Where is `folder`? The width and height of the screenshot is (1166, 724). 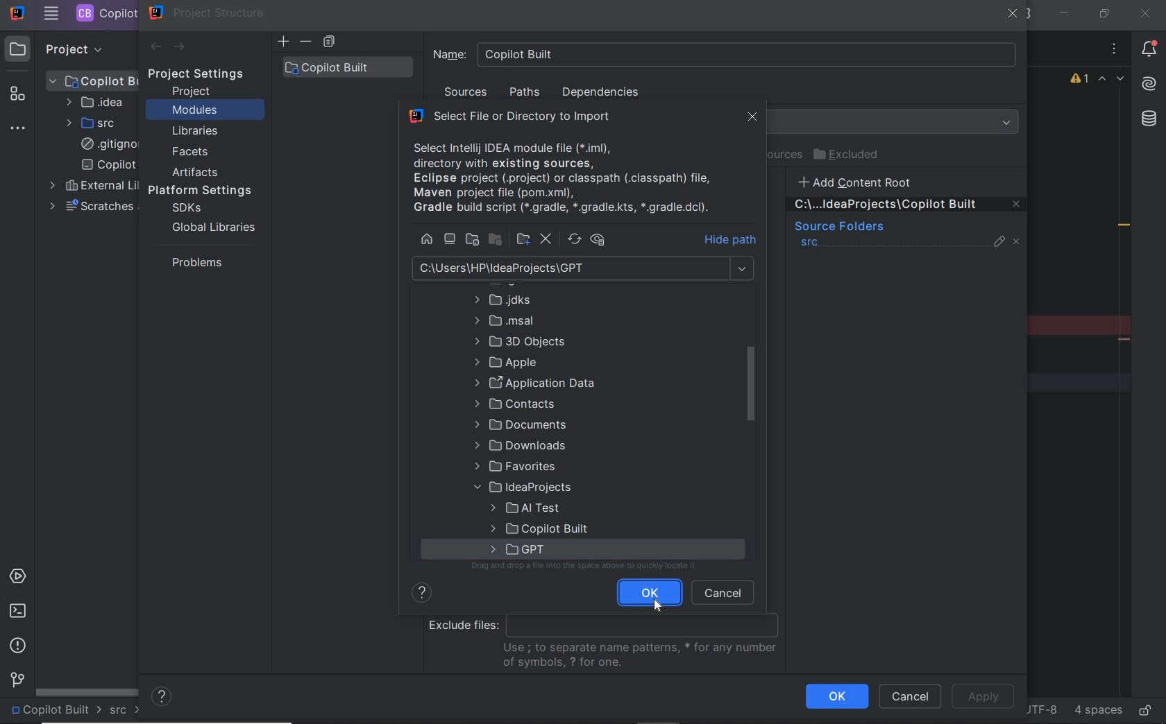
folder is located at coordinates (514, 403).